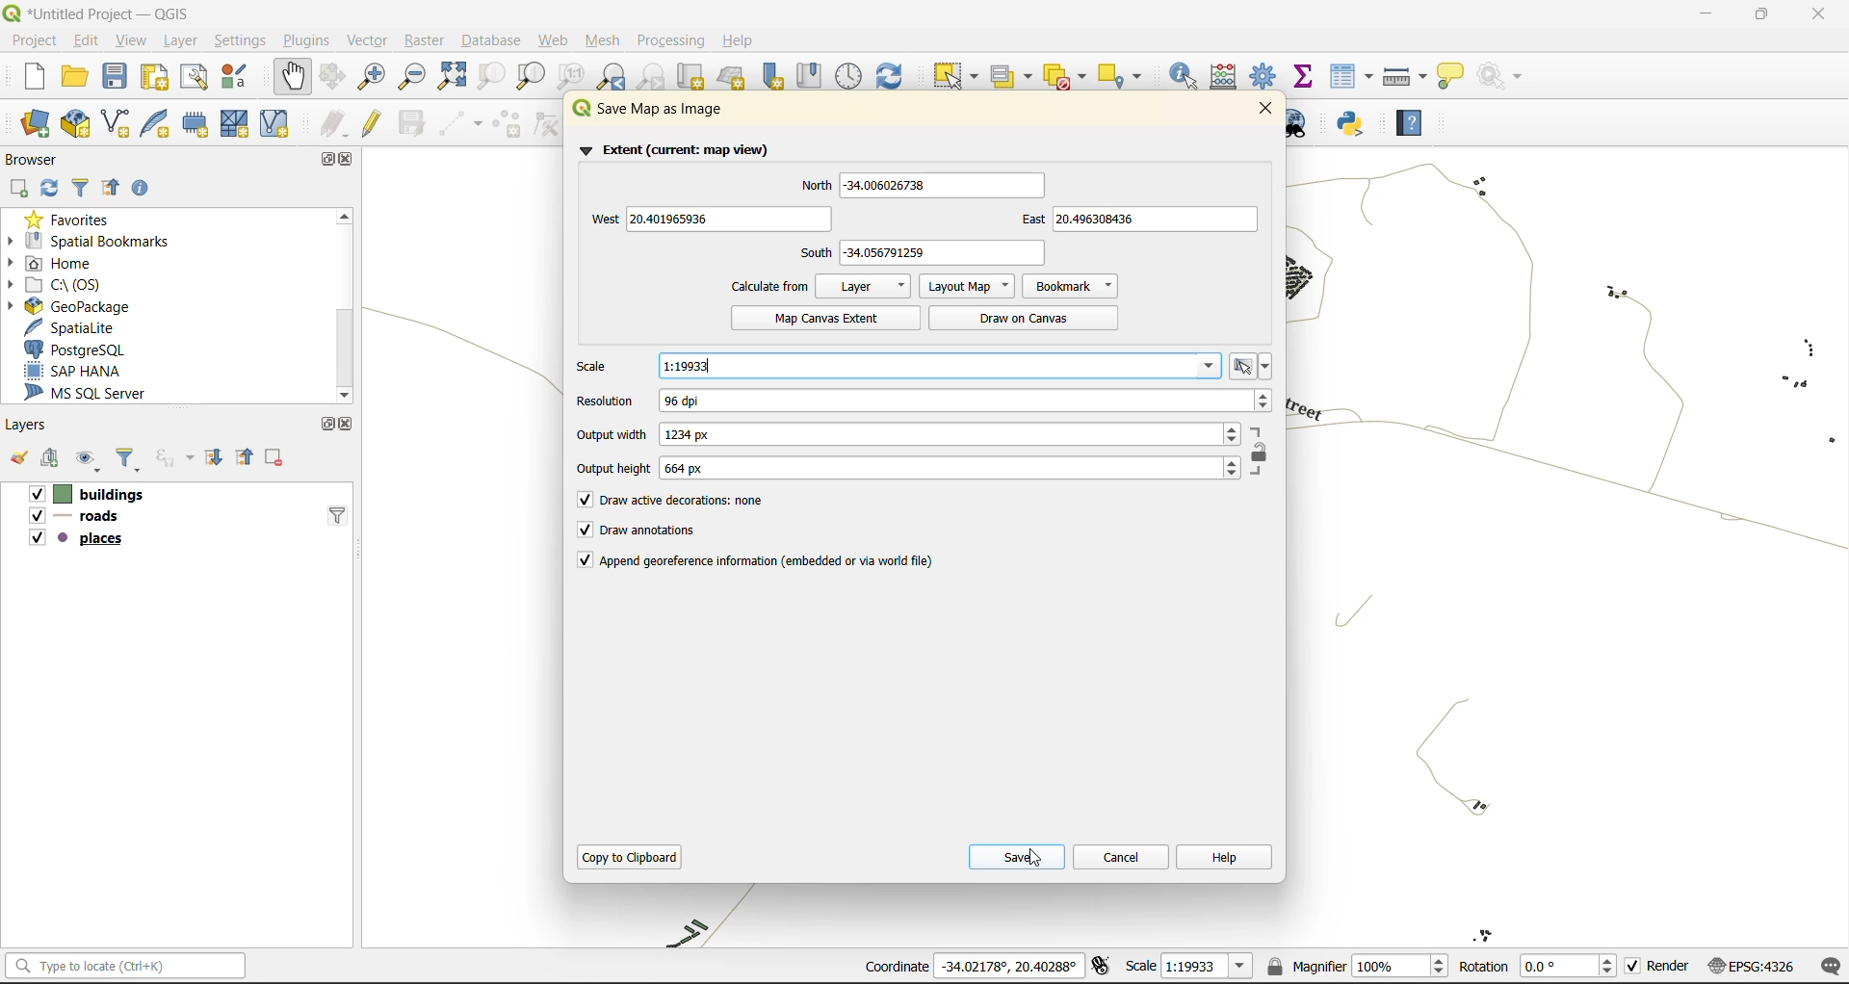 The height and width of the screenshot is (984, 1849). Describe the element at coordinates (1119, 853) in the screenshot. I see `cancel` at that location.